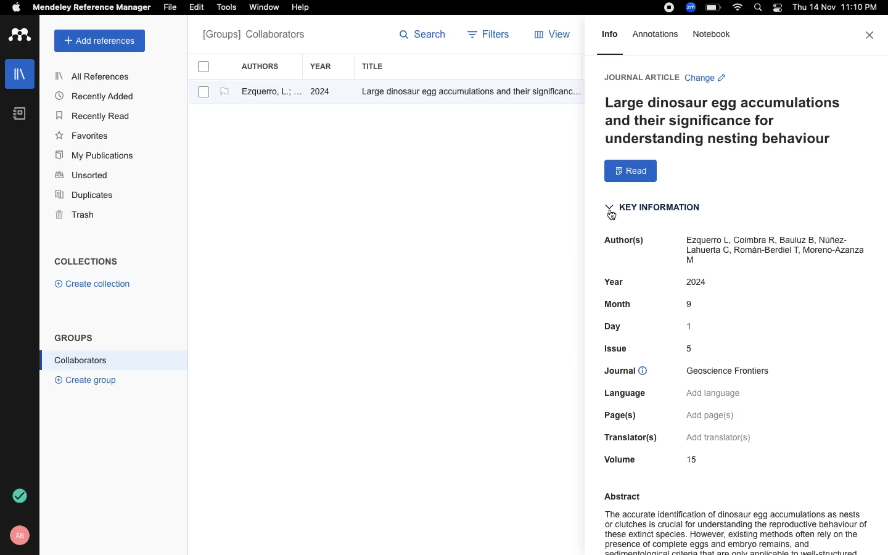  Describe the element at coordinates (84, 135) in the screenshot. I see `Favorites` at that location.